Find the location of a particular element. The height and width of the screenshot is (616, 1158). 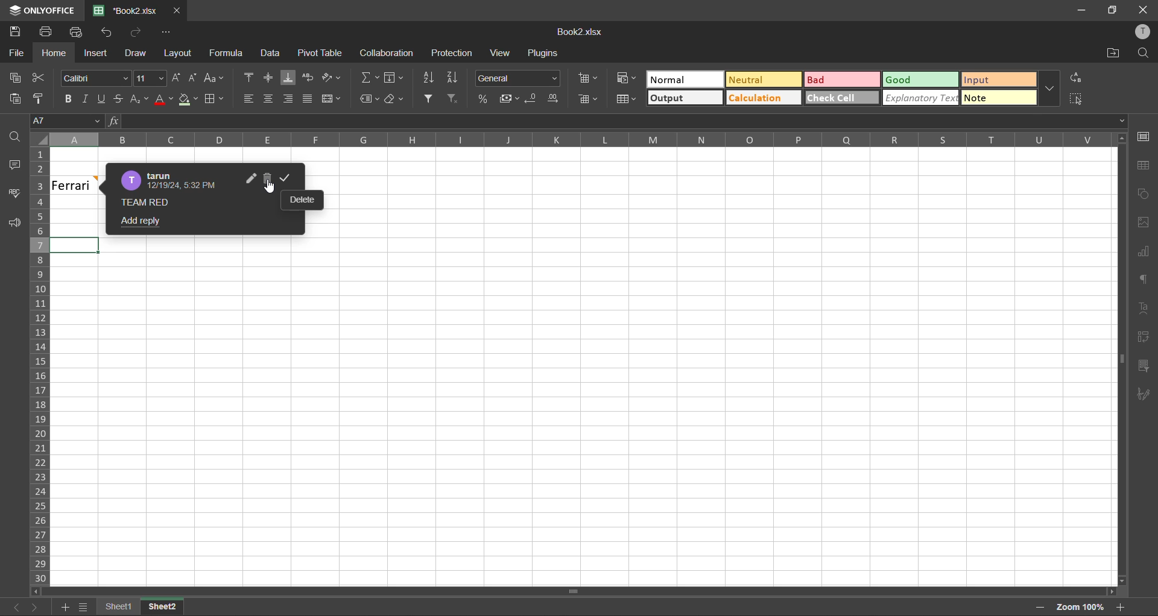

orientation is located at coordinates (332, 76).